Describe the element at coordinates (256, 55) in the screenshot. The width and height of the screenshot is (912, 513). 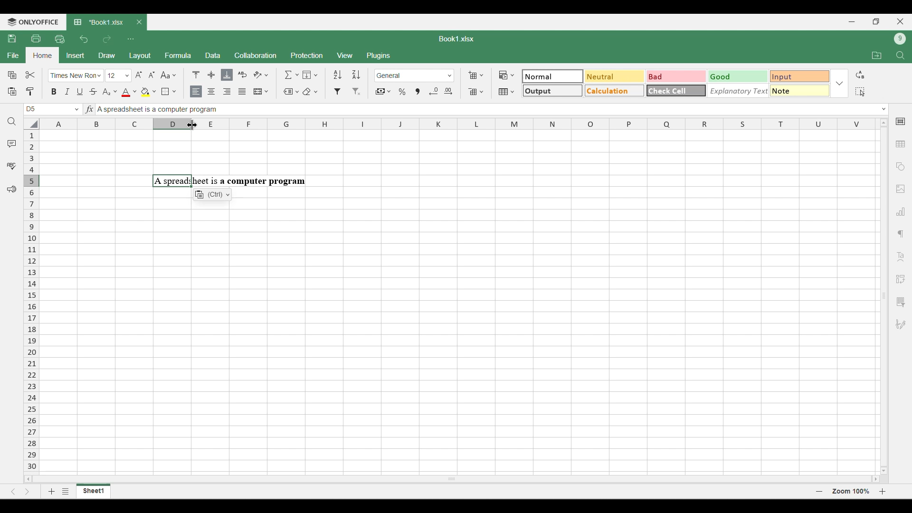
I see `Collaboration menu` at that location.